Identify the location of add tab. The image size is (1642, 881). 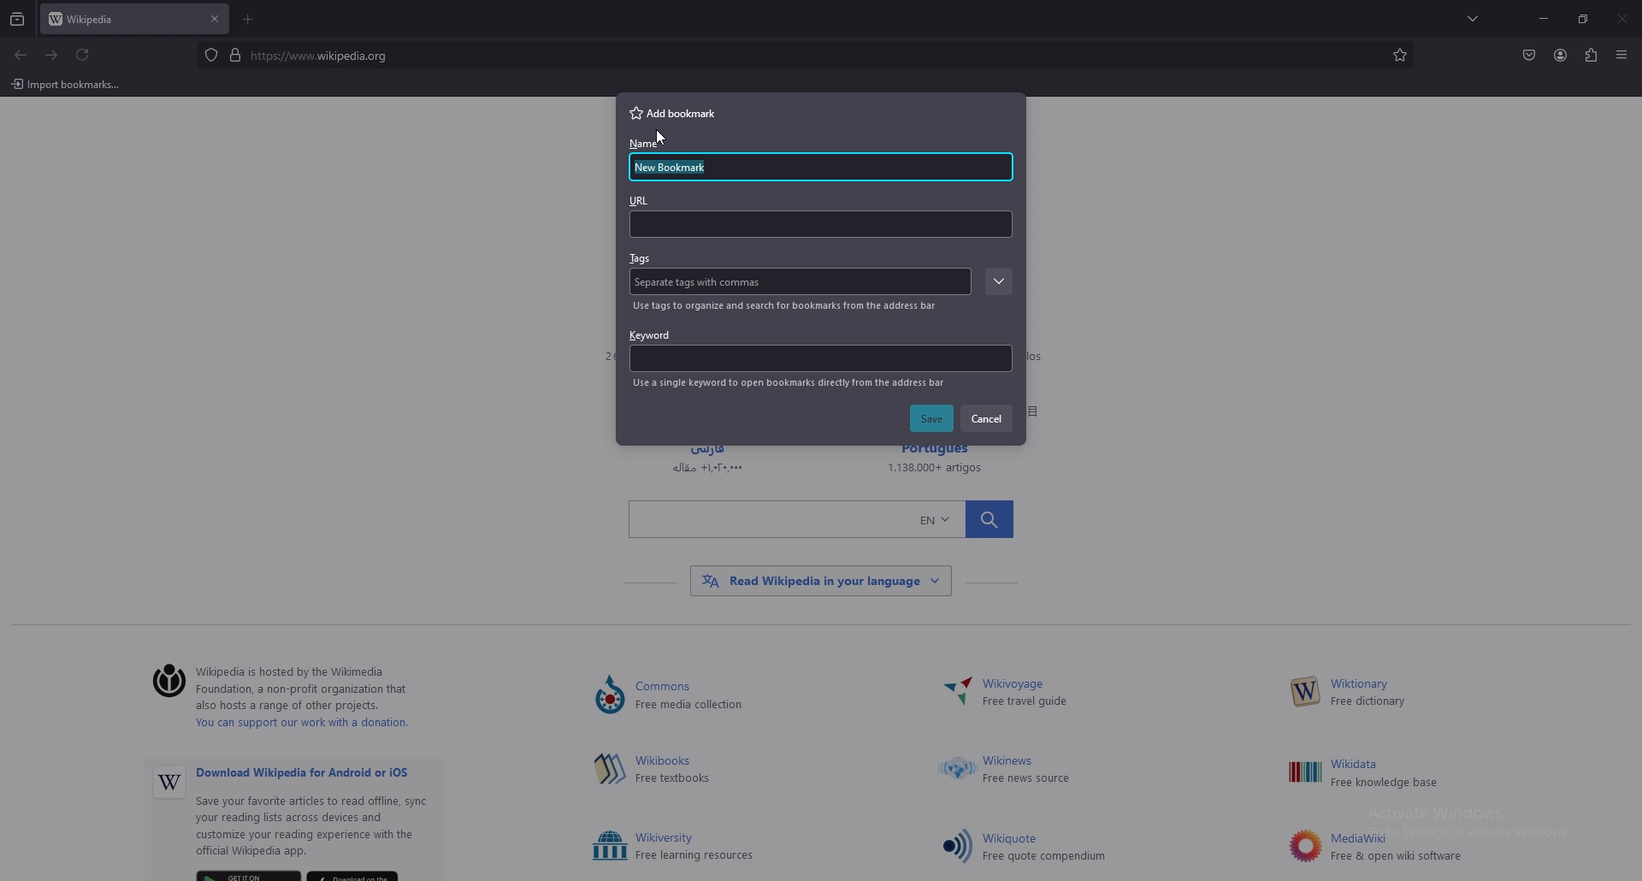
(250, 20).